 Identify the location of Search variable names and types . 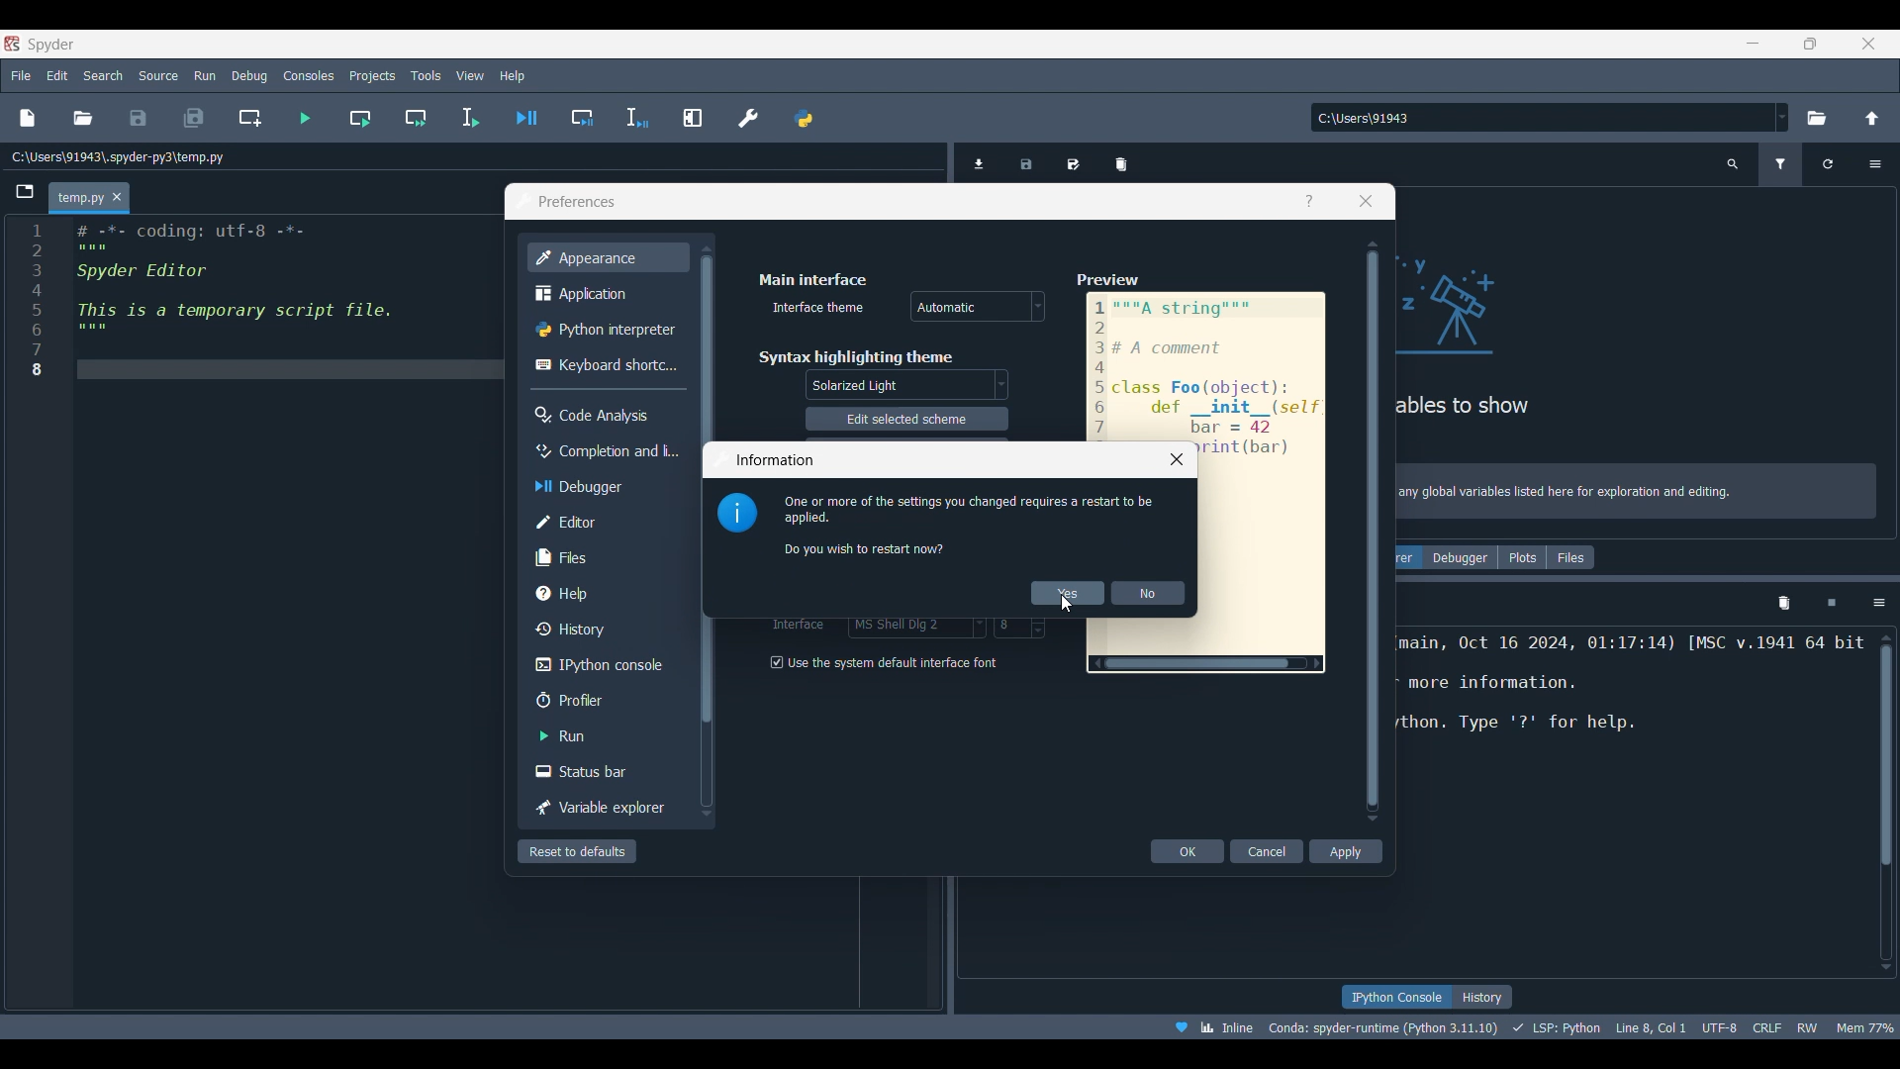
(1733, 164).